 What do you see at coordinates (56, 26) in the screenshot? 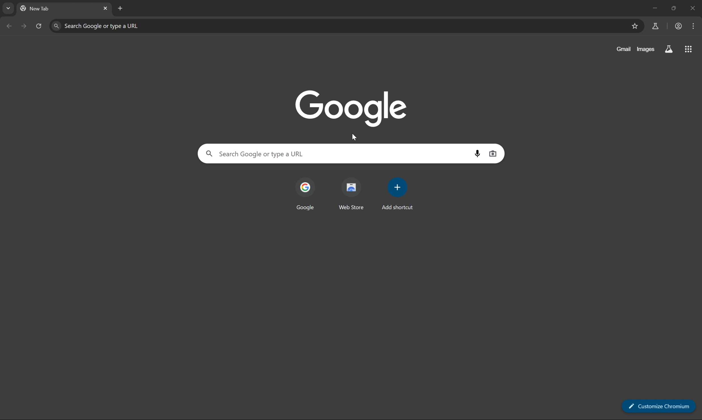
I see `find` at bounding box center [56, 26].